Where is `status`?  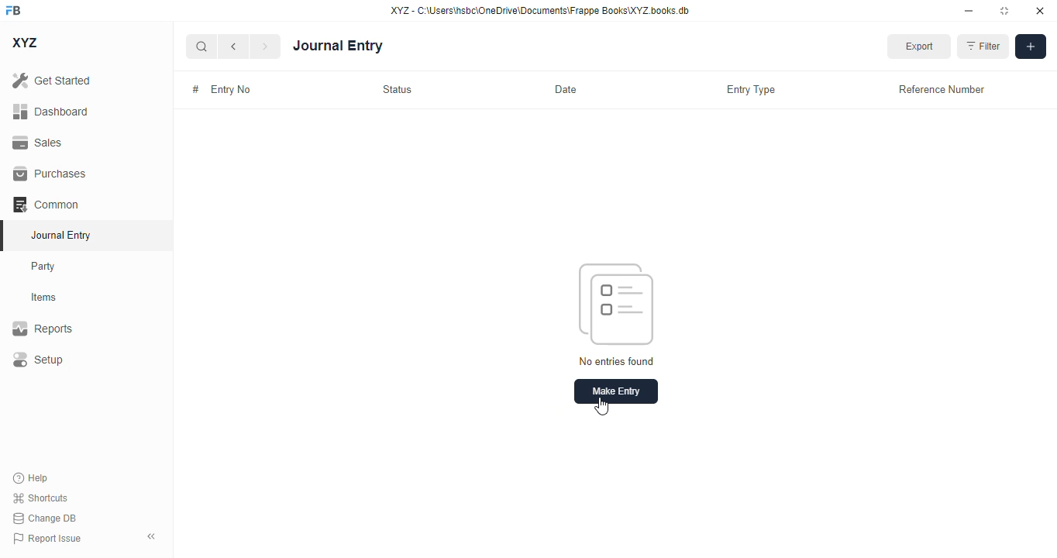
status is located at coordinates (397, 90).